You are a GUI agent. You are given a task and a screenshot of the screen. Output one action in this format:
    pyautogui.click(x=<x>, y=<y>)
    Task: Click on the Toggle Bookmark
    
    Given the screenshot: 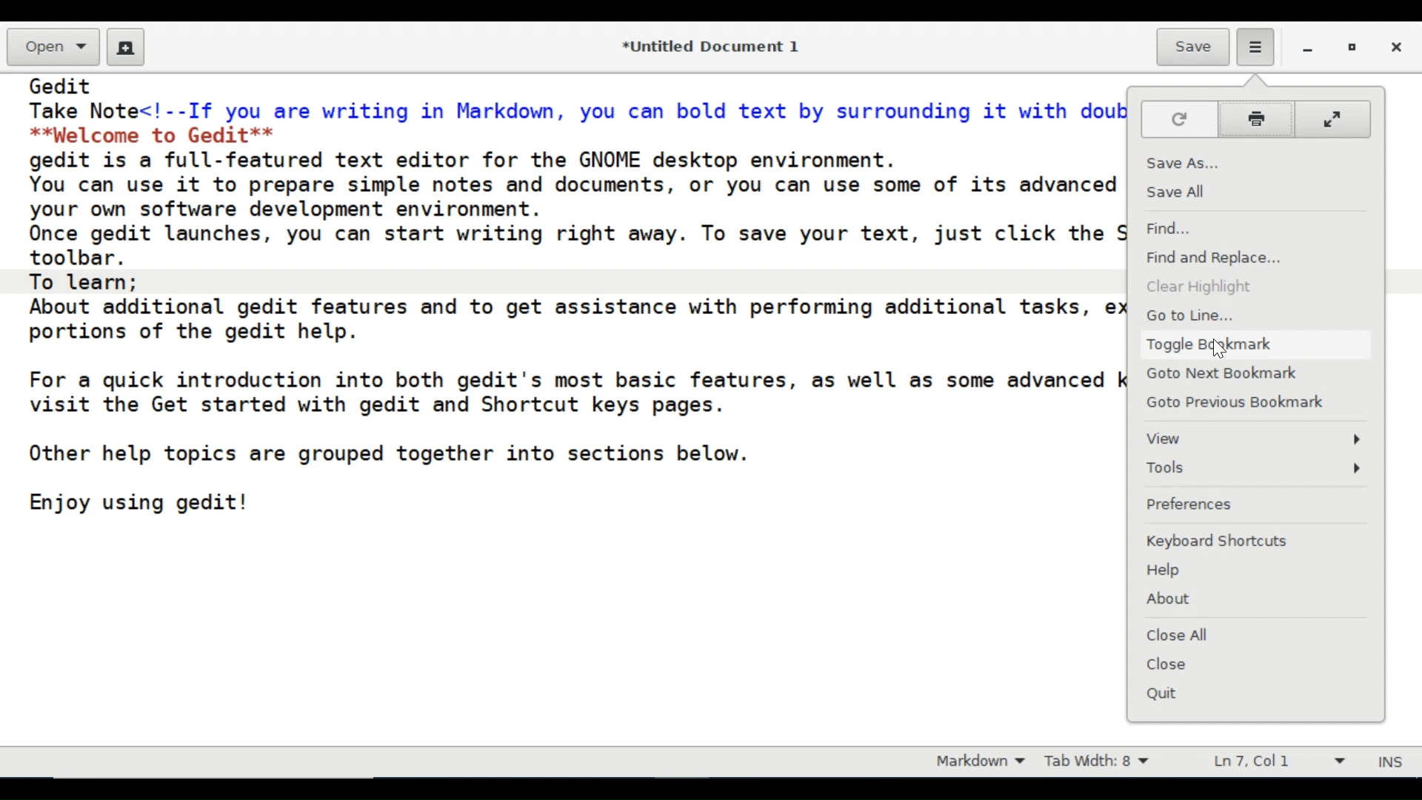 What is the action you would take?
    pyautogui.click(x=1210, y=346)
    